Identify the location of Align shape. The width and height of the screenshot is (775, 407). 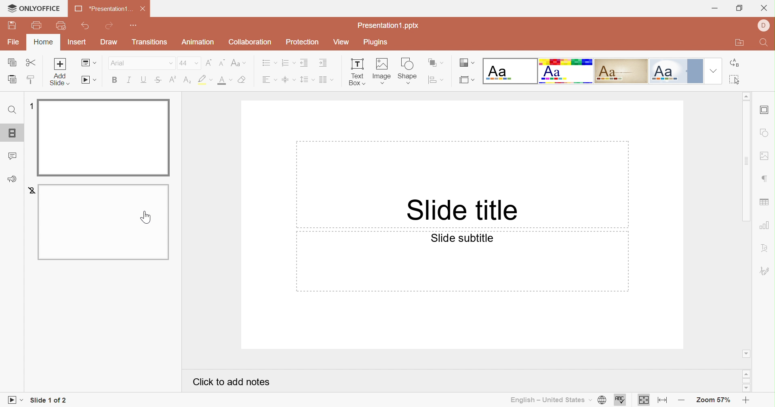
(436, 81).